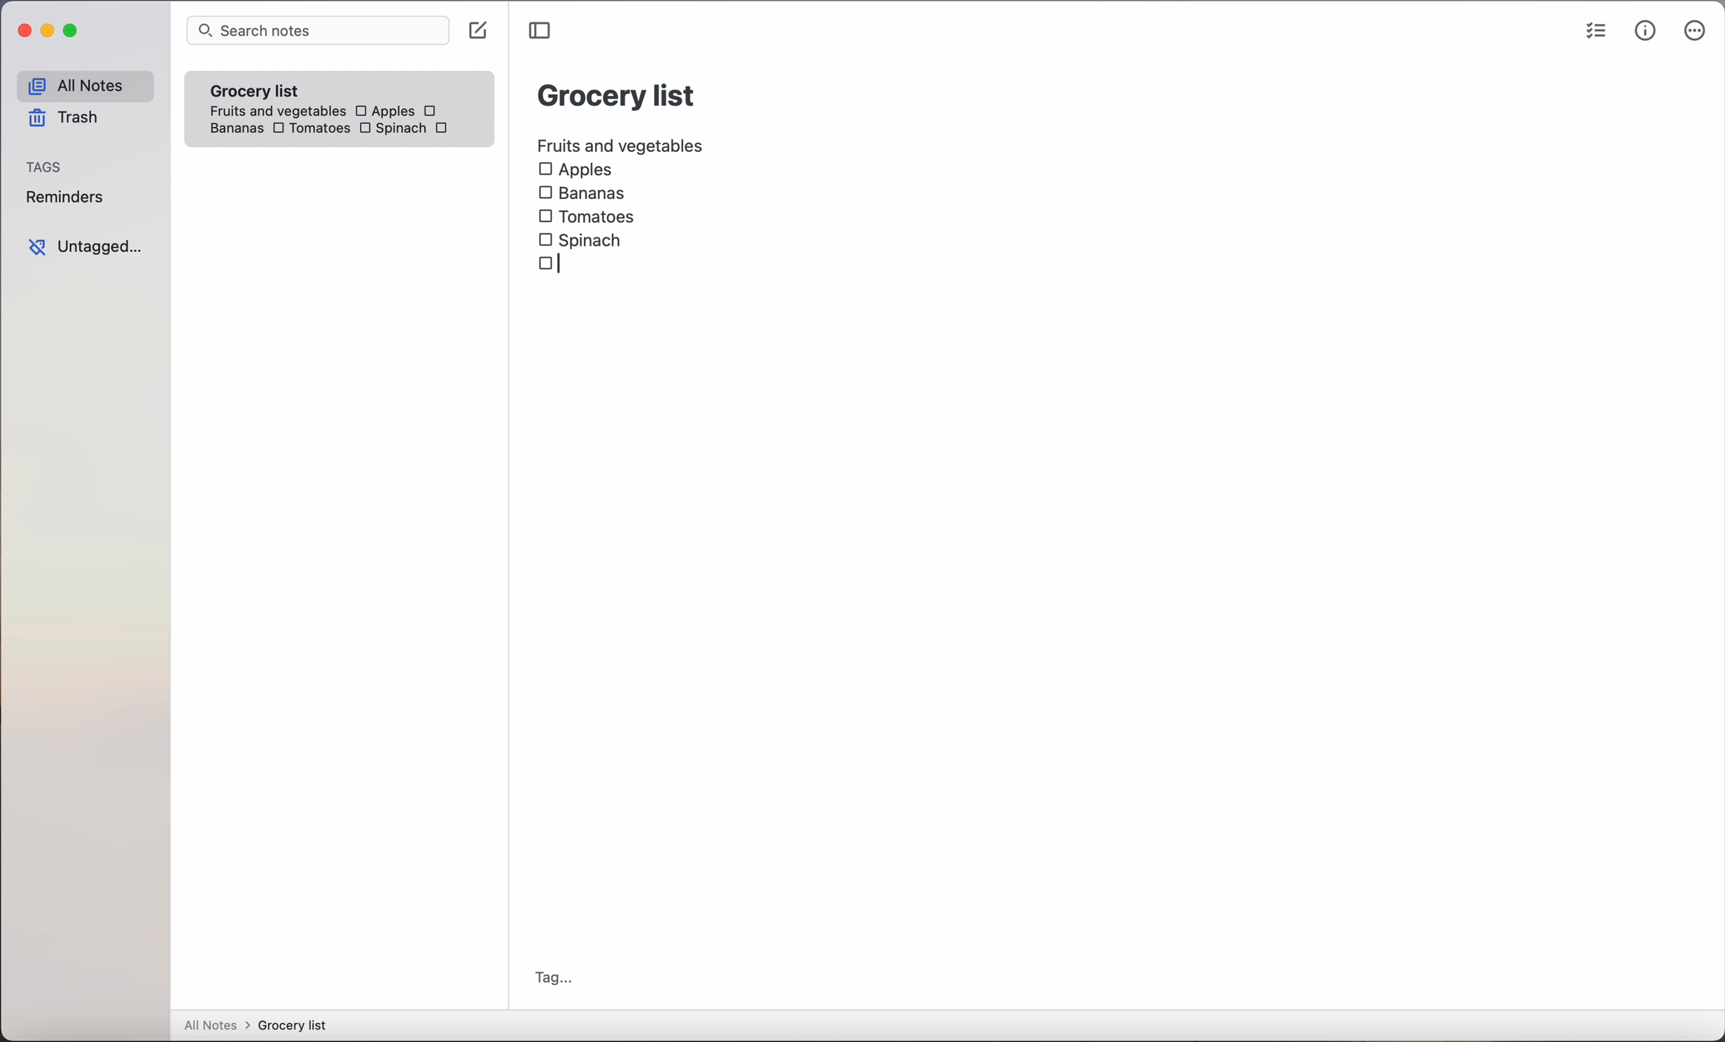 The width and height of the screenshot is (1725, 1042). What do you see at coordinates (617, 93) in the screenshot?
I see `grocery list` at bounding box center [617, 93].